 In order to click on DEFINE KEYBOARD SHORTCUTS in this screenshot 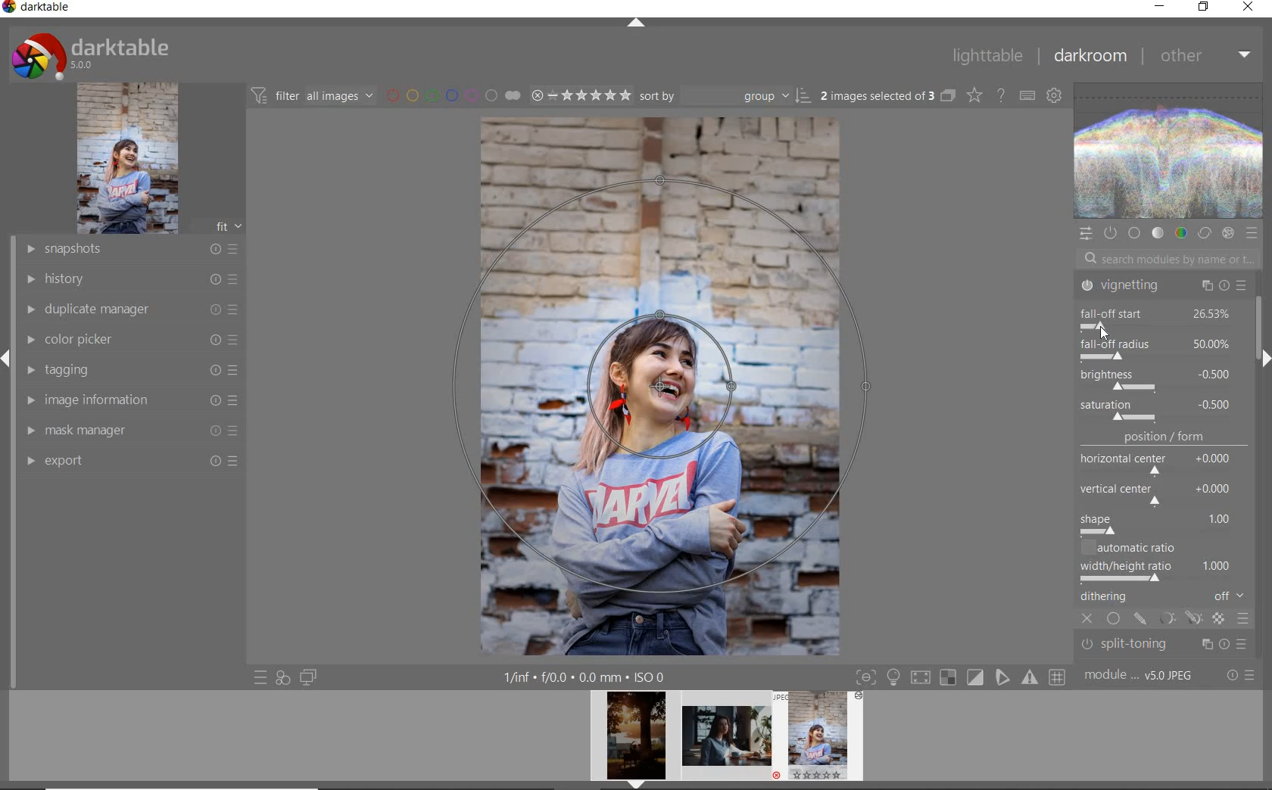, I will do `click(1027, 95)`.